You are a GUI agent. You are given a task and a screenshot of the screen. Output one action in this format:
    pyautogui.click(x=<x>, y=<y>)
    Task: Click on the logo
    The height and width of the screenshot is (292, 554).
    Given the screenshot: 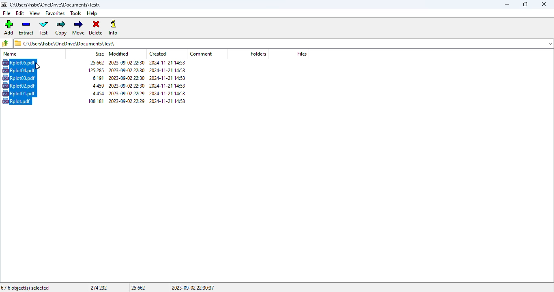 What is the action you would take?
    pyautogui.click(x=4, y=4)
    